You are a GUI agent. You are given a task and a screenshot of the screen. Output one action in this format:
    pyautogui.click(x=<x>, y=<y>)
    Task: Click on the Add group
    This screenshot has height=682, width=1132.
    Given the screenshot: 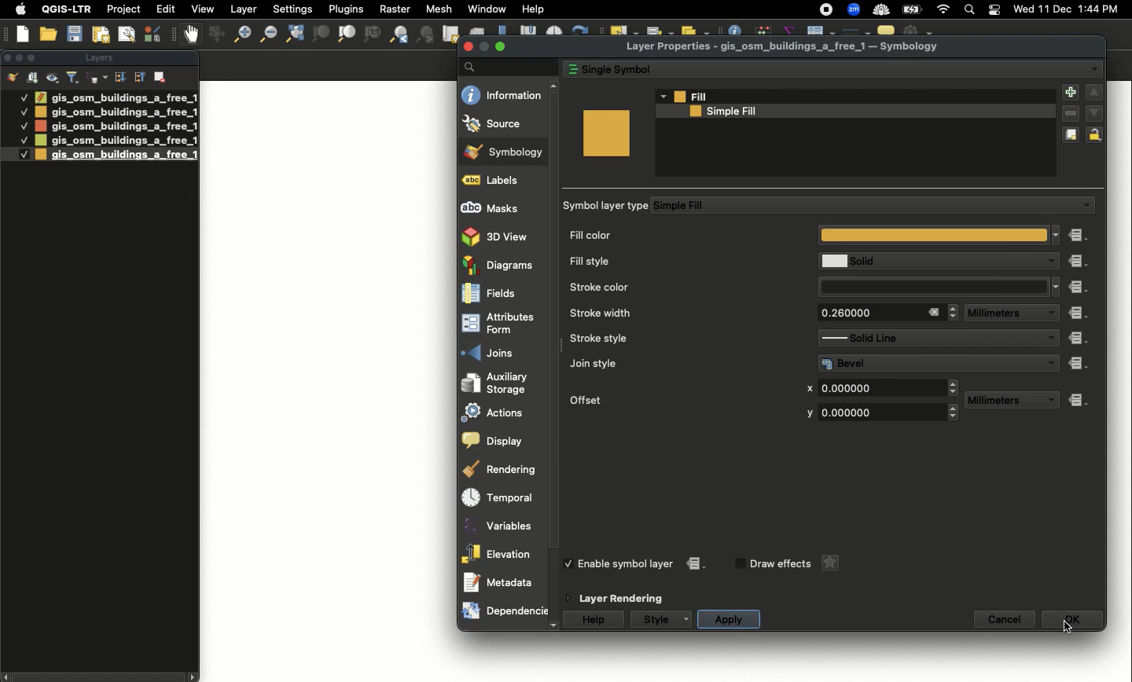 What is the action you would take?
    pyautogui.click(x=33, y=77)
    